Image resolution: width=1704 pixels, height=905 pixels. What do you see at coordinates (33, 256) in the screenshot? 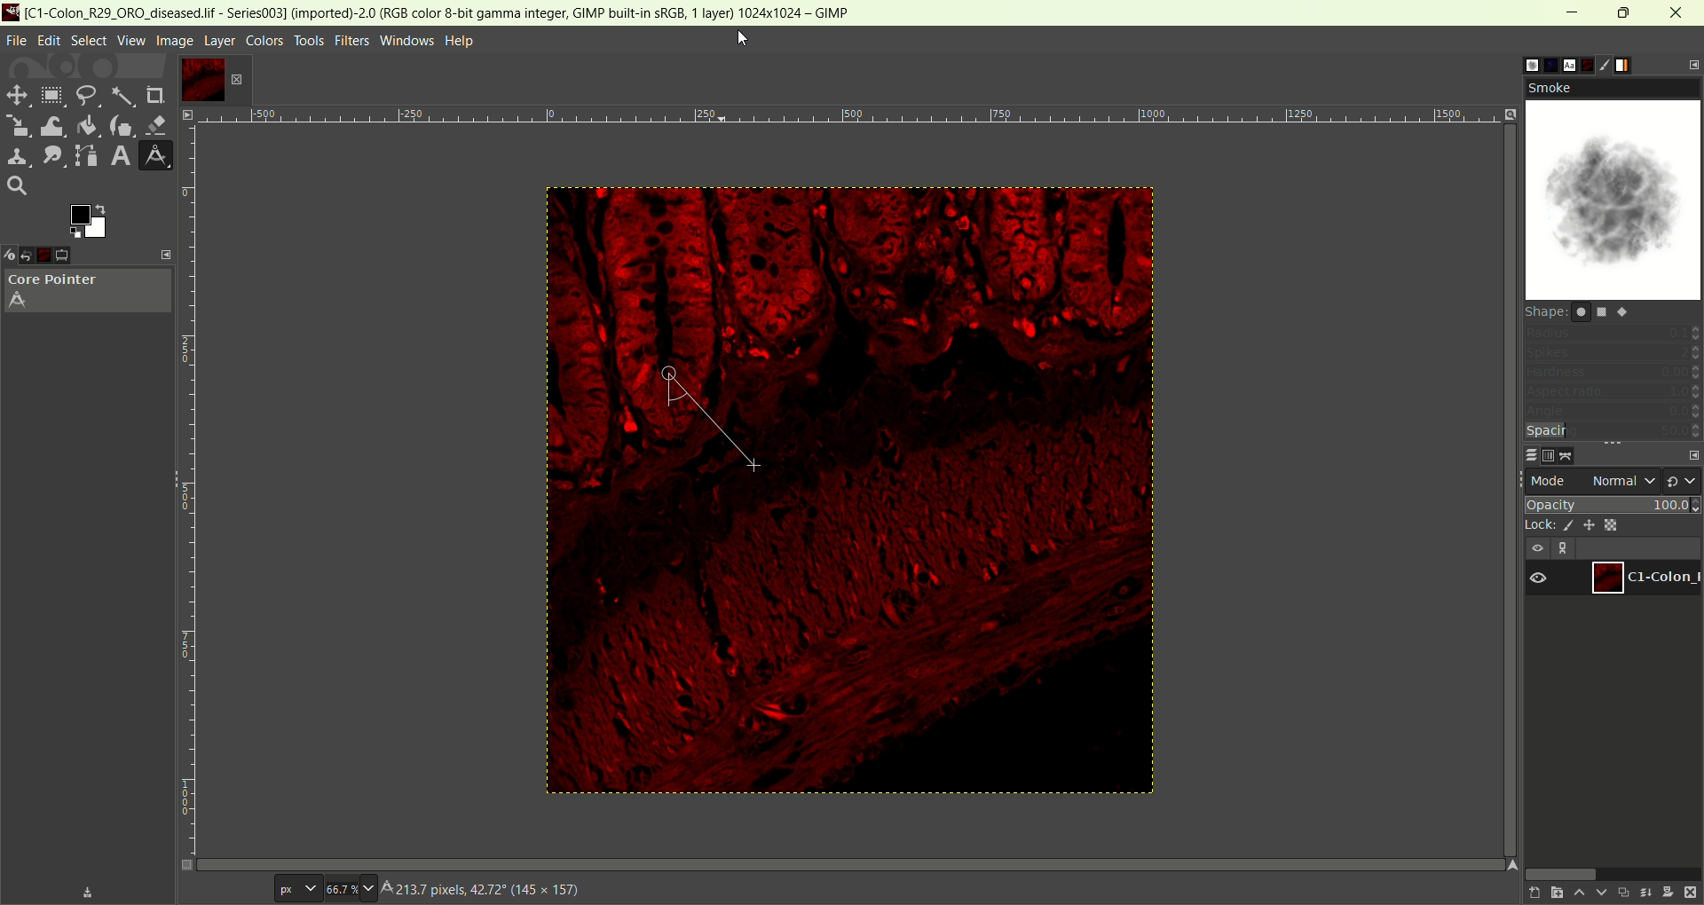
I see `undo history` at bounding box center [33, 256].